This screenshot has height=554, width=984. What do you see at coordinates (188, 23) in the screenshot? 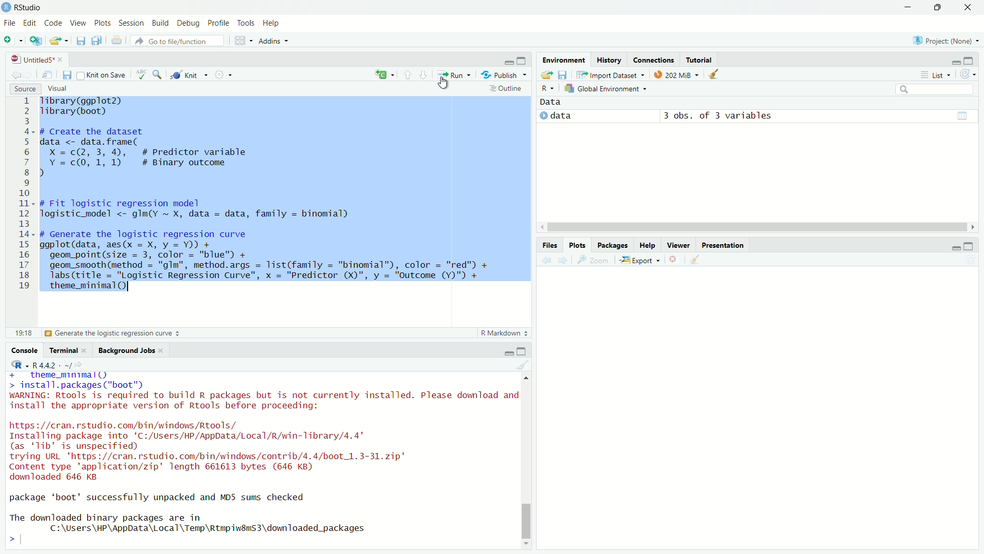
I see `Debug` at bounding box center [188, 23].